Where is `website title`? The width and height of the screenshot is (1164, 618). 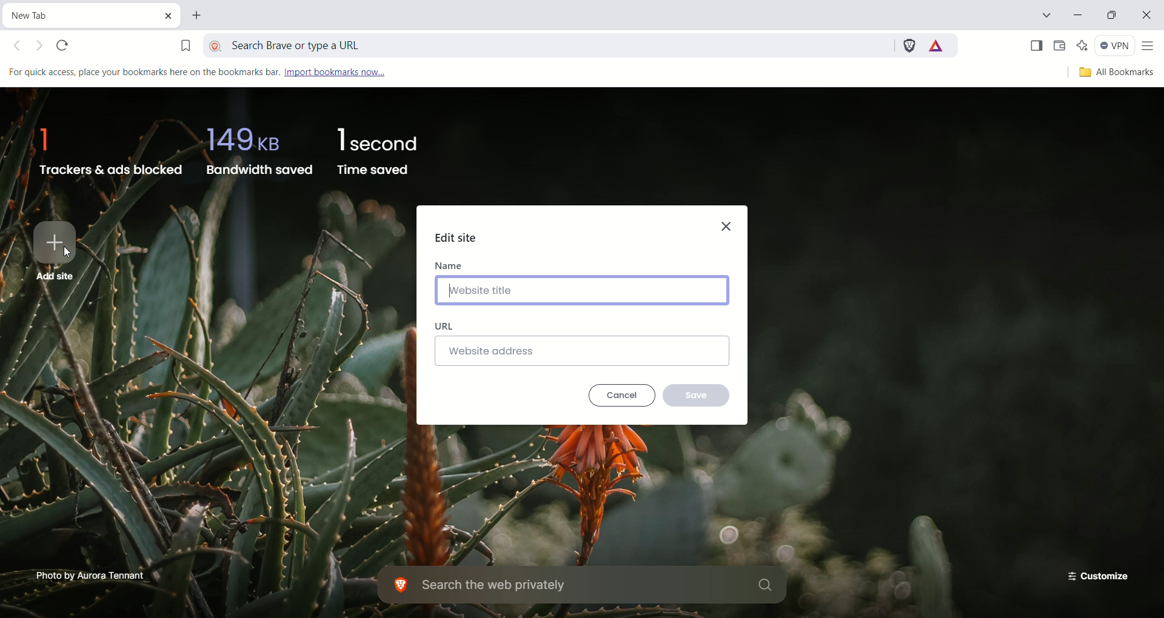
website title is located at coordinates (583, 290).